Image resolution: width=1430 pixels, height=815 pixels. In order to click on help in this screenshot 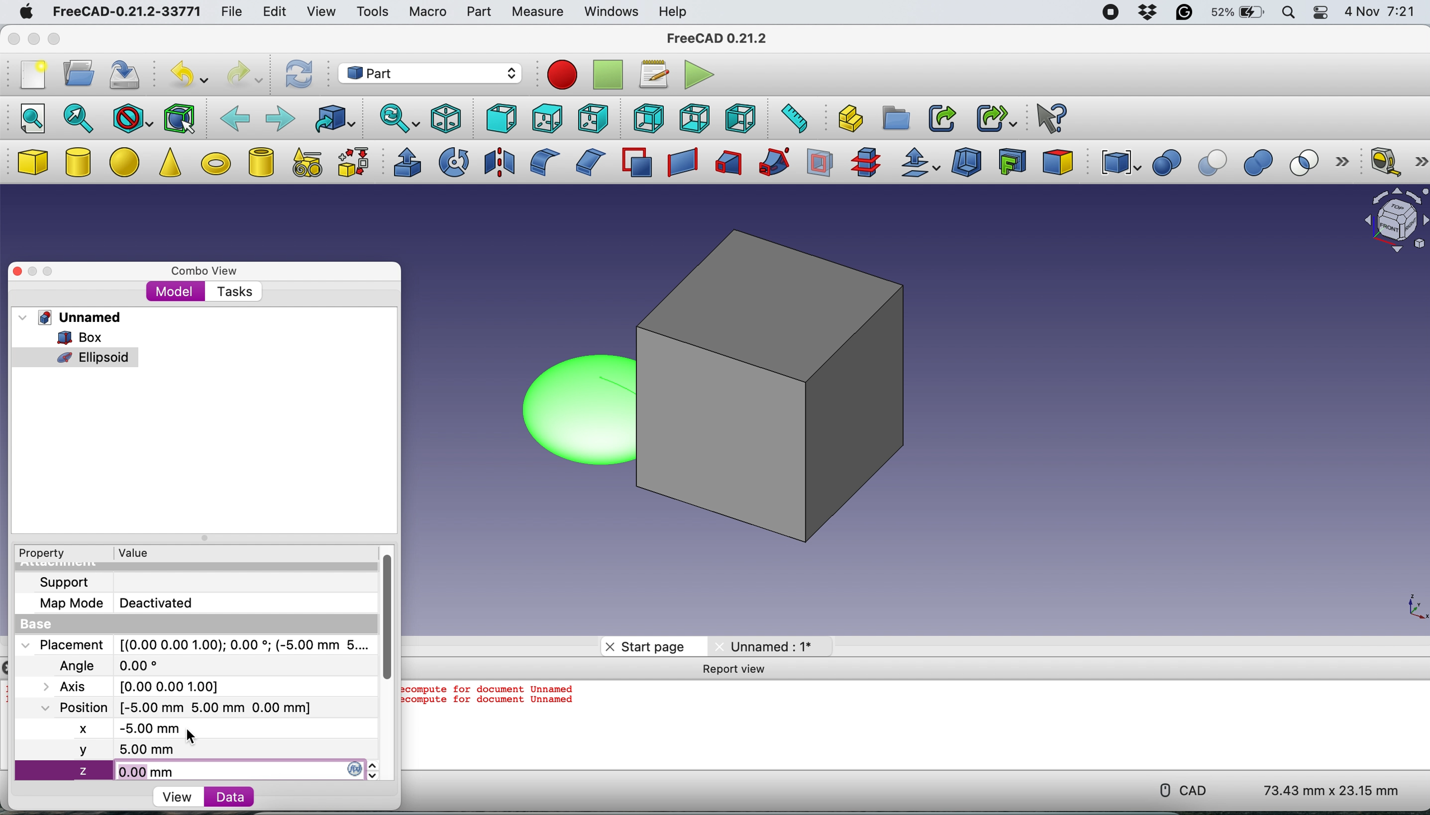, I will do `click(671, 11)`.